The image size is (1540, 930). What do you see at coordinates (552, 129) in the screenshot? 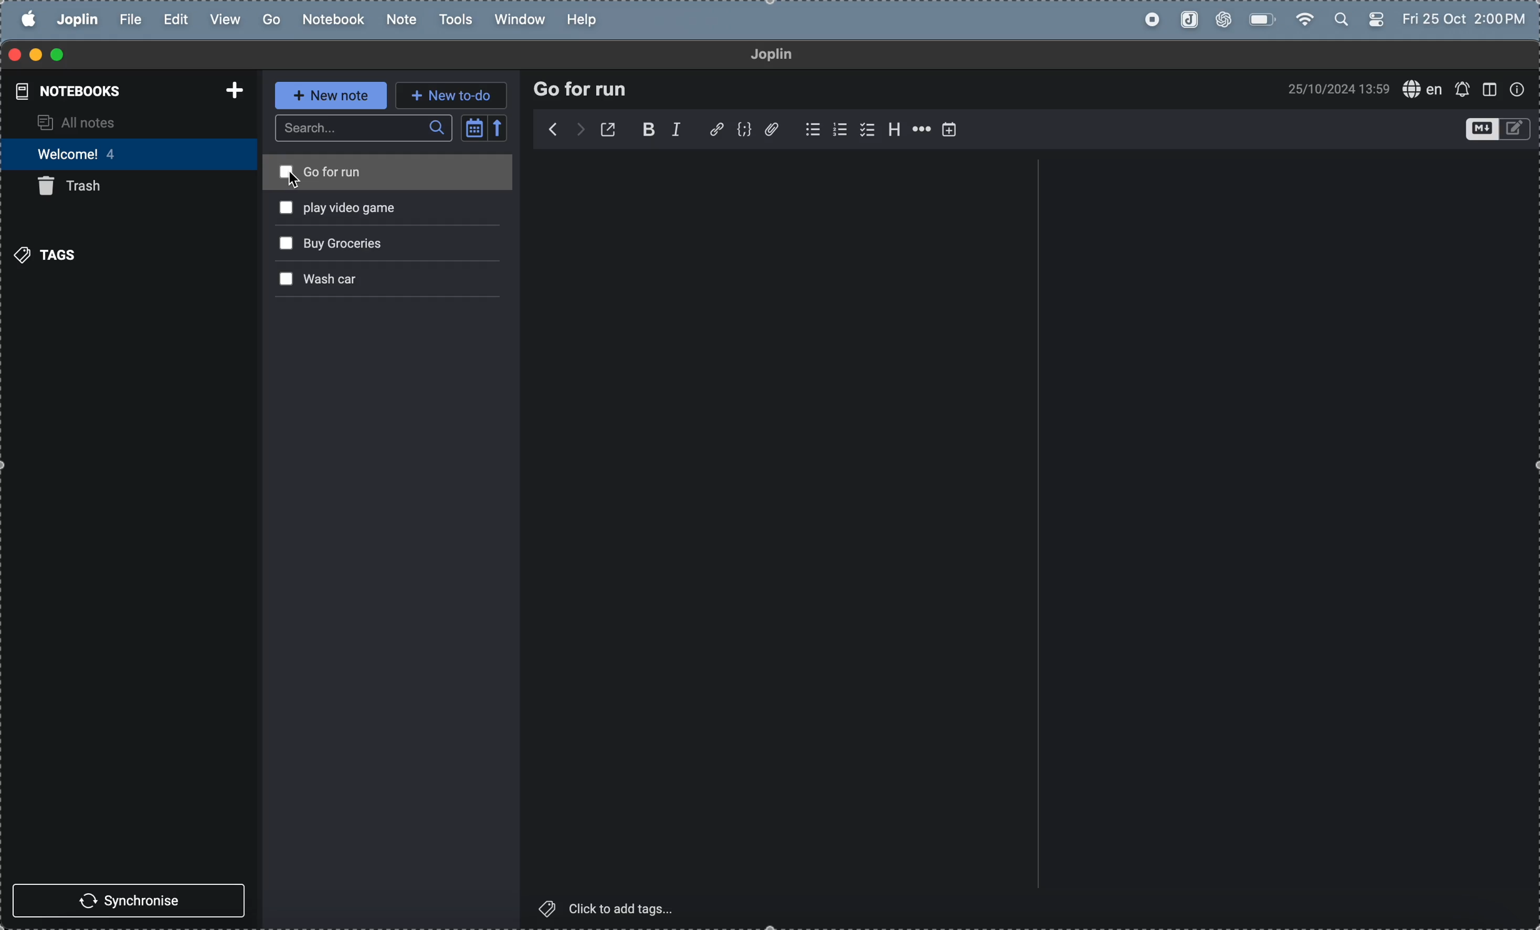
I see `forward` at bounding box center [552, 129].